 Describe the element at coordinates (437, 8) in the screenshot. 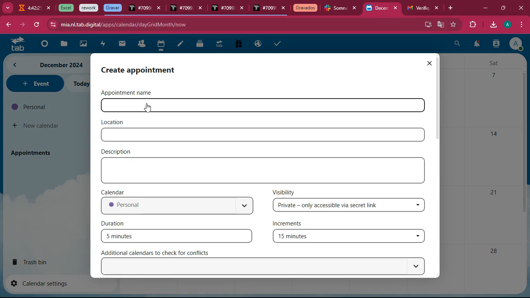

I see `close` at that location.